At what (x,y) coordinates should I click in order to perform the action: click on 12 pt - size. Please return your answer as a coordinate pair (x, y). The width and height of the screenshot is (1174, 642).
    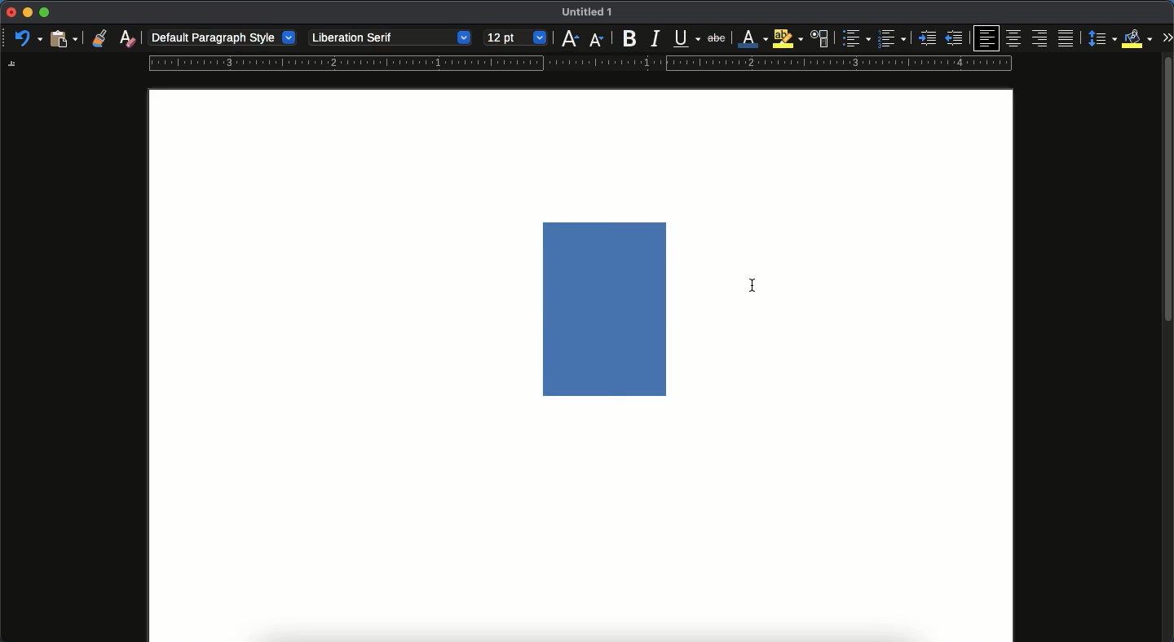
    Looking at the image, I should click on (514, 38).